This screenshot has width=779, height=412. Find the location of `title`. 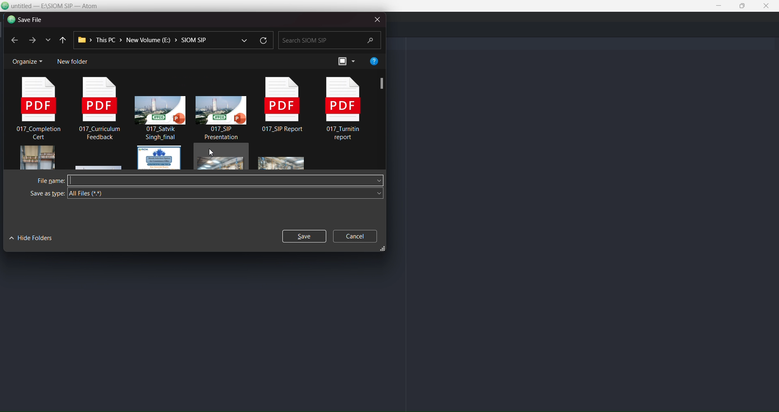

title is located at coordinates (56, 6).